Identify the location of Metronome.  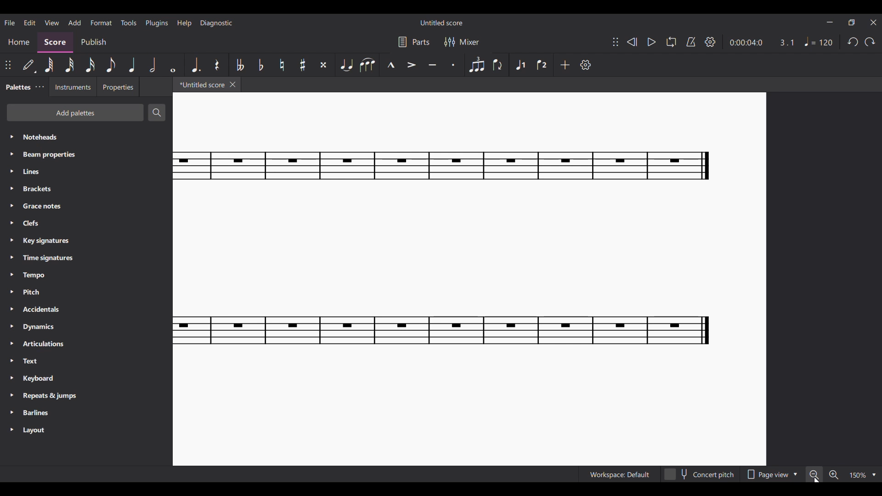
(691, 42).